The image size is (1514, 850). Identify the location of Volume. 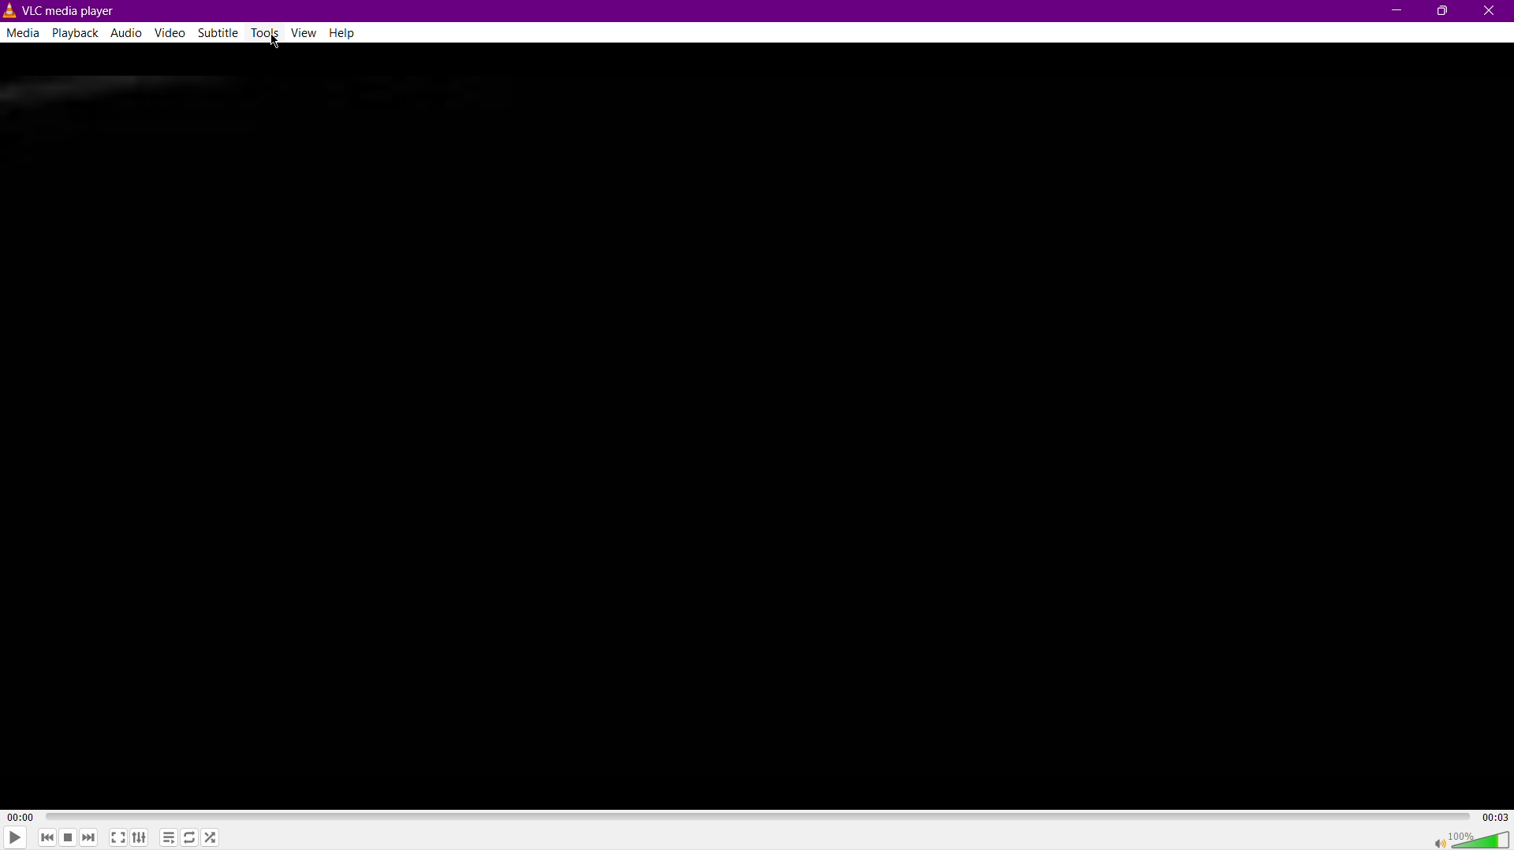
(1482, 838).